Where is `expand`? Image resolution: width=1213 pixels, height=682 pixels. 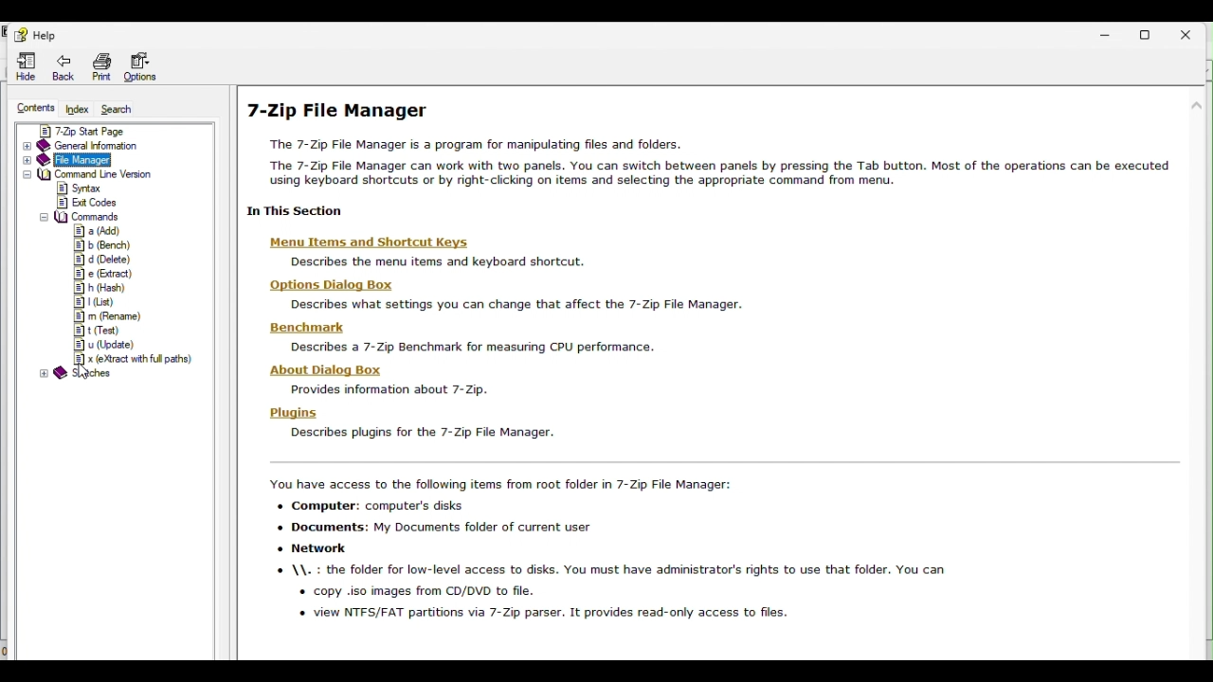 expand is located at coordinates (24, 176).